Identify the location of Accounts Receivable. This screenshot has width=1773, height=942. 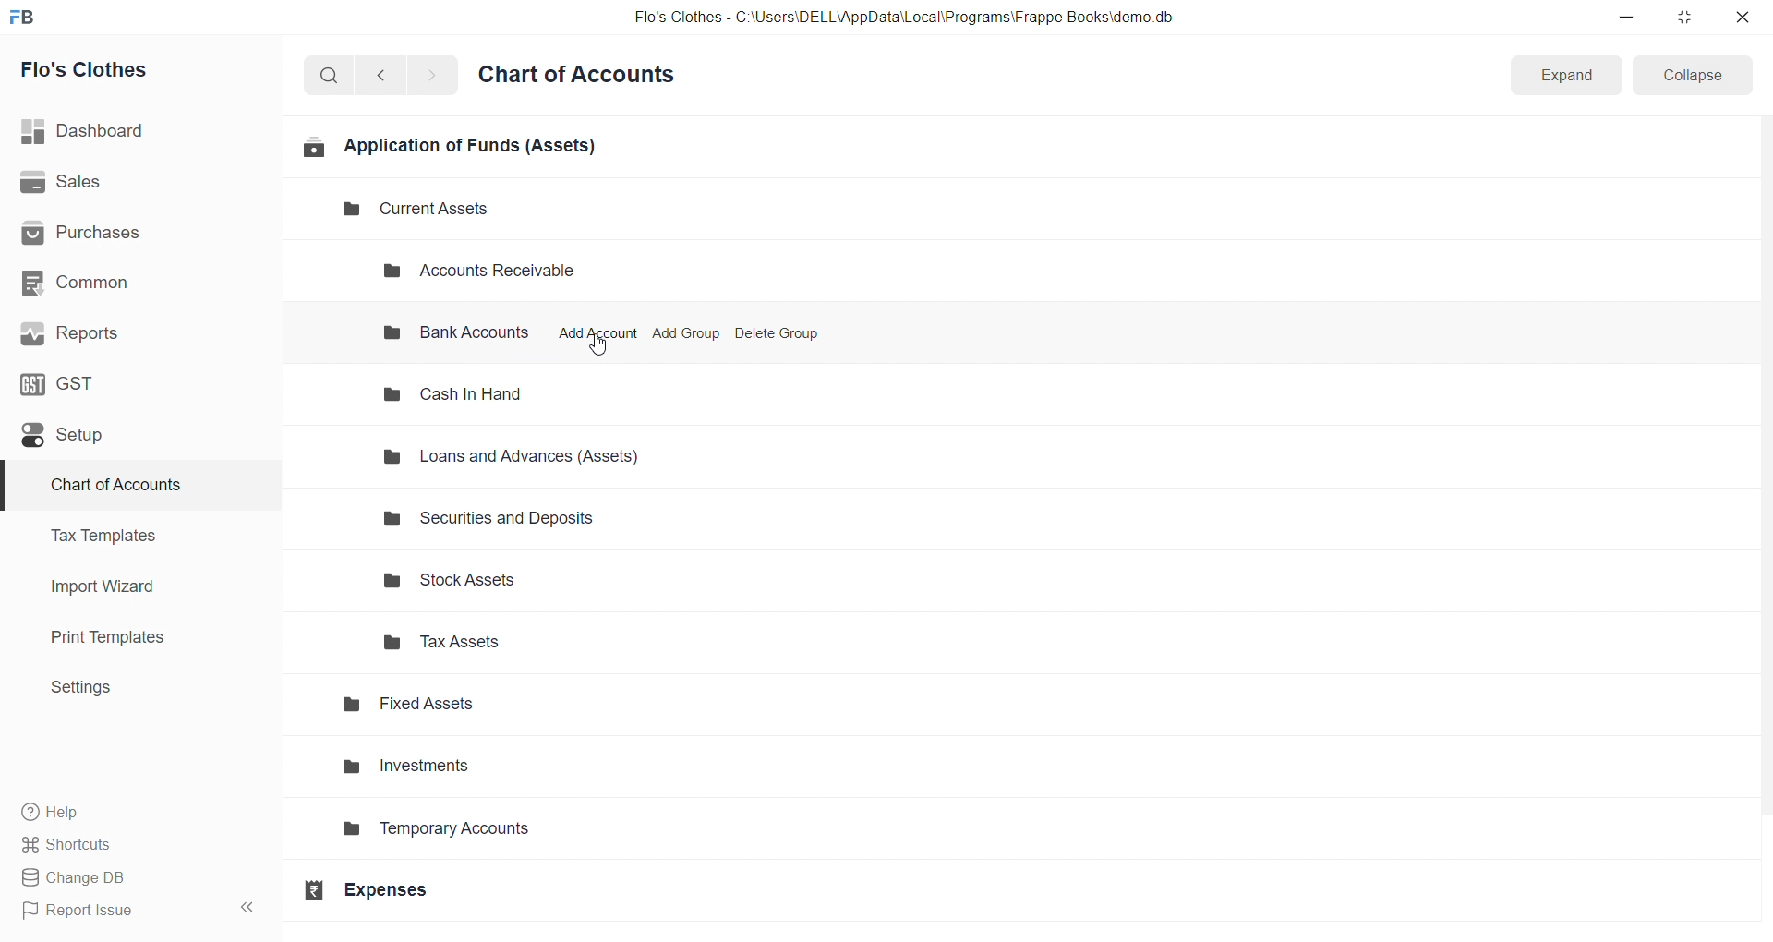
(495, 272).